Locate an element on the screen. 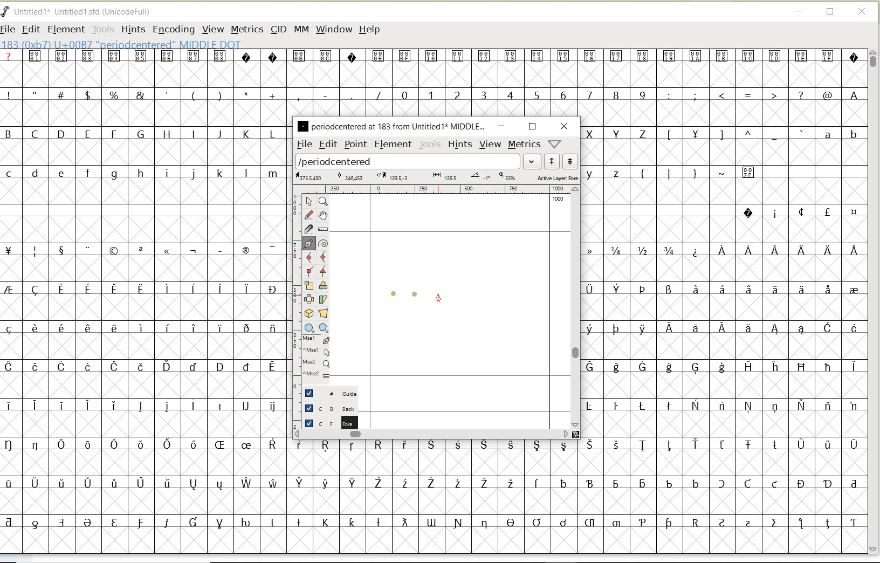 This screenshot has width=880, height=563. flip the selection is located at coordinates (310, 299).